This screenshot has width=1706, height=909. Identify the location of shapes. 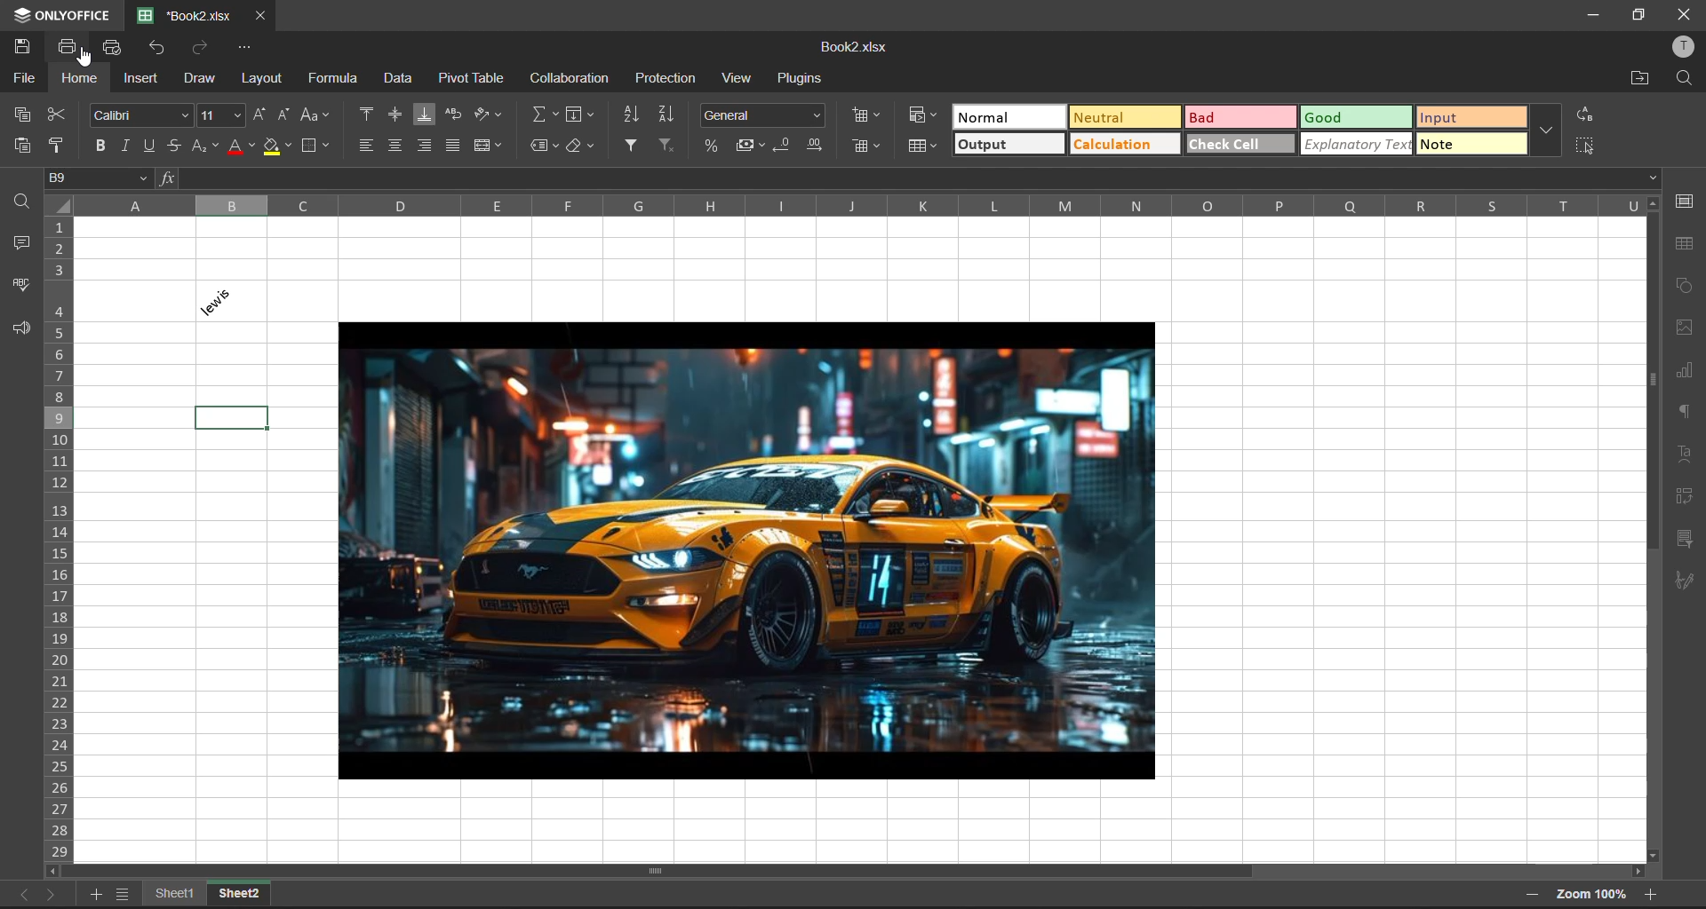
(1688, 287).